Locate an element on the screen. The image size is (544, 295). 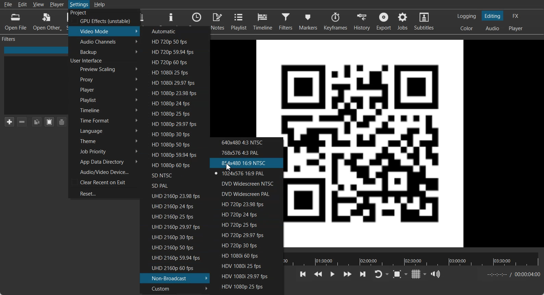
Play quickly forward is located at coordinates (348, 274).